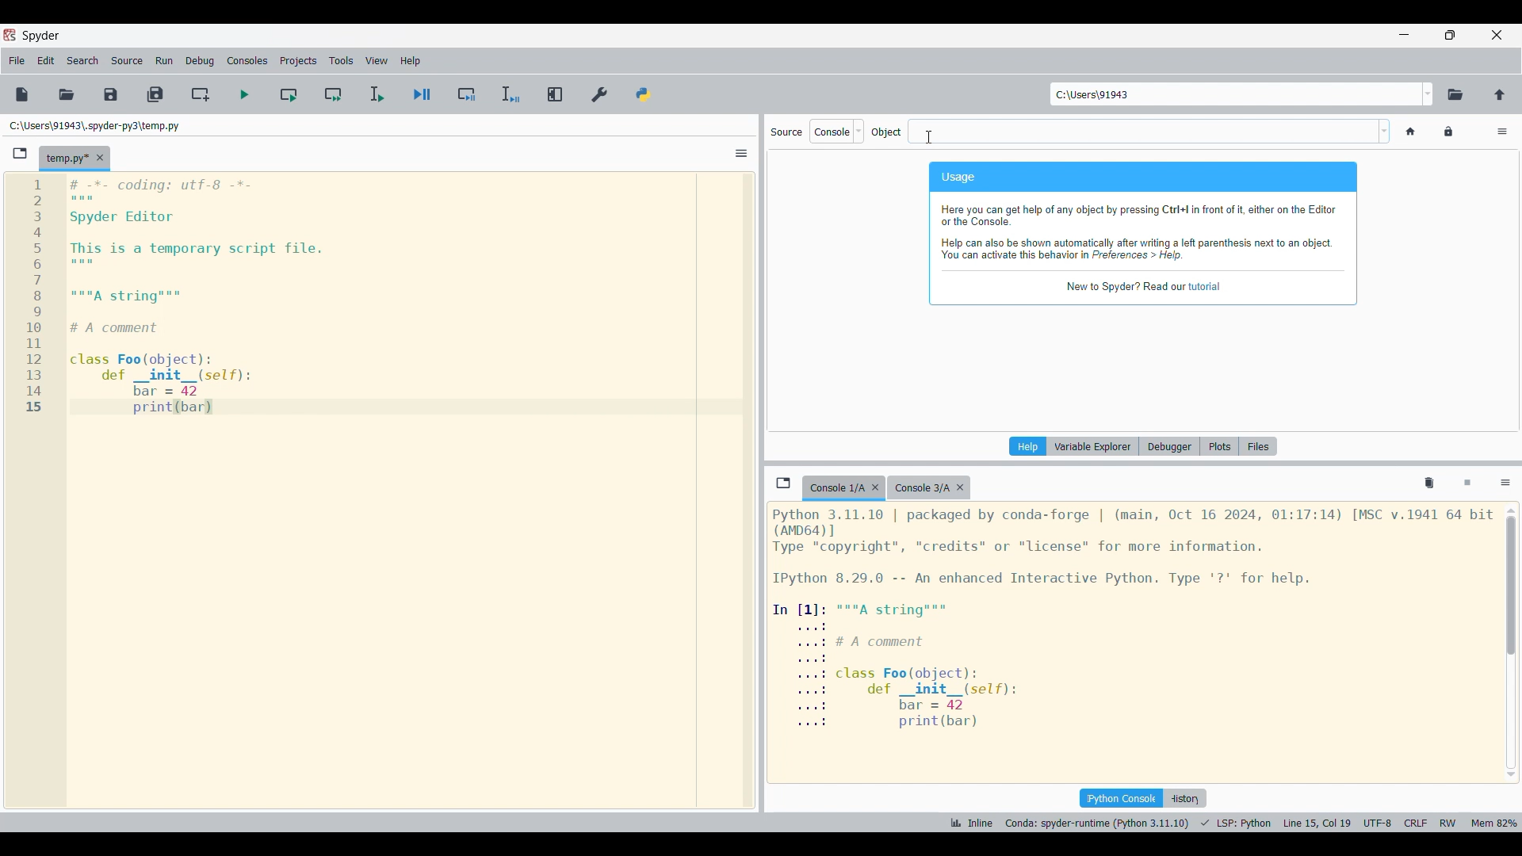 This screenshot has width=1522, height=856. What do you see at coordinates (886, 132) in the screenshot?
I see `Indiactes object` at bounding box center [886, 132].